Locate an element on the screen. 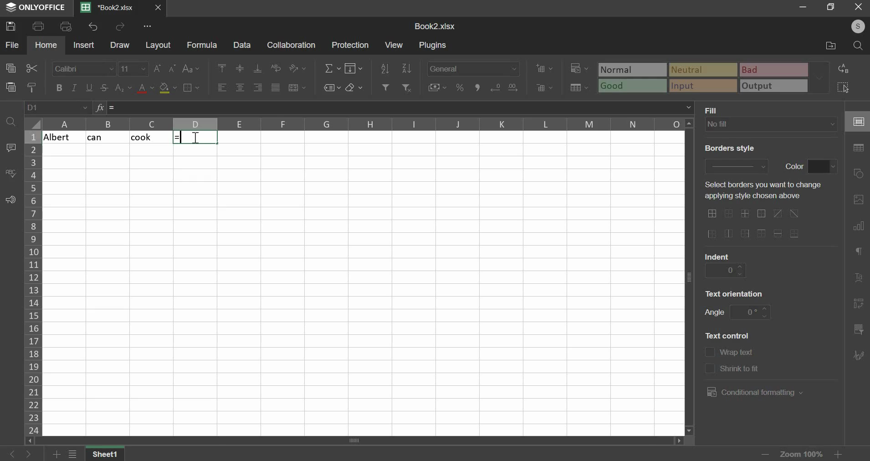  text is located at coordinates (741, 370).